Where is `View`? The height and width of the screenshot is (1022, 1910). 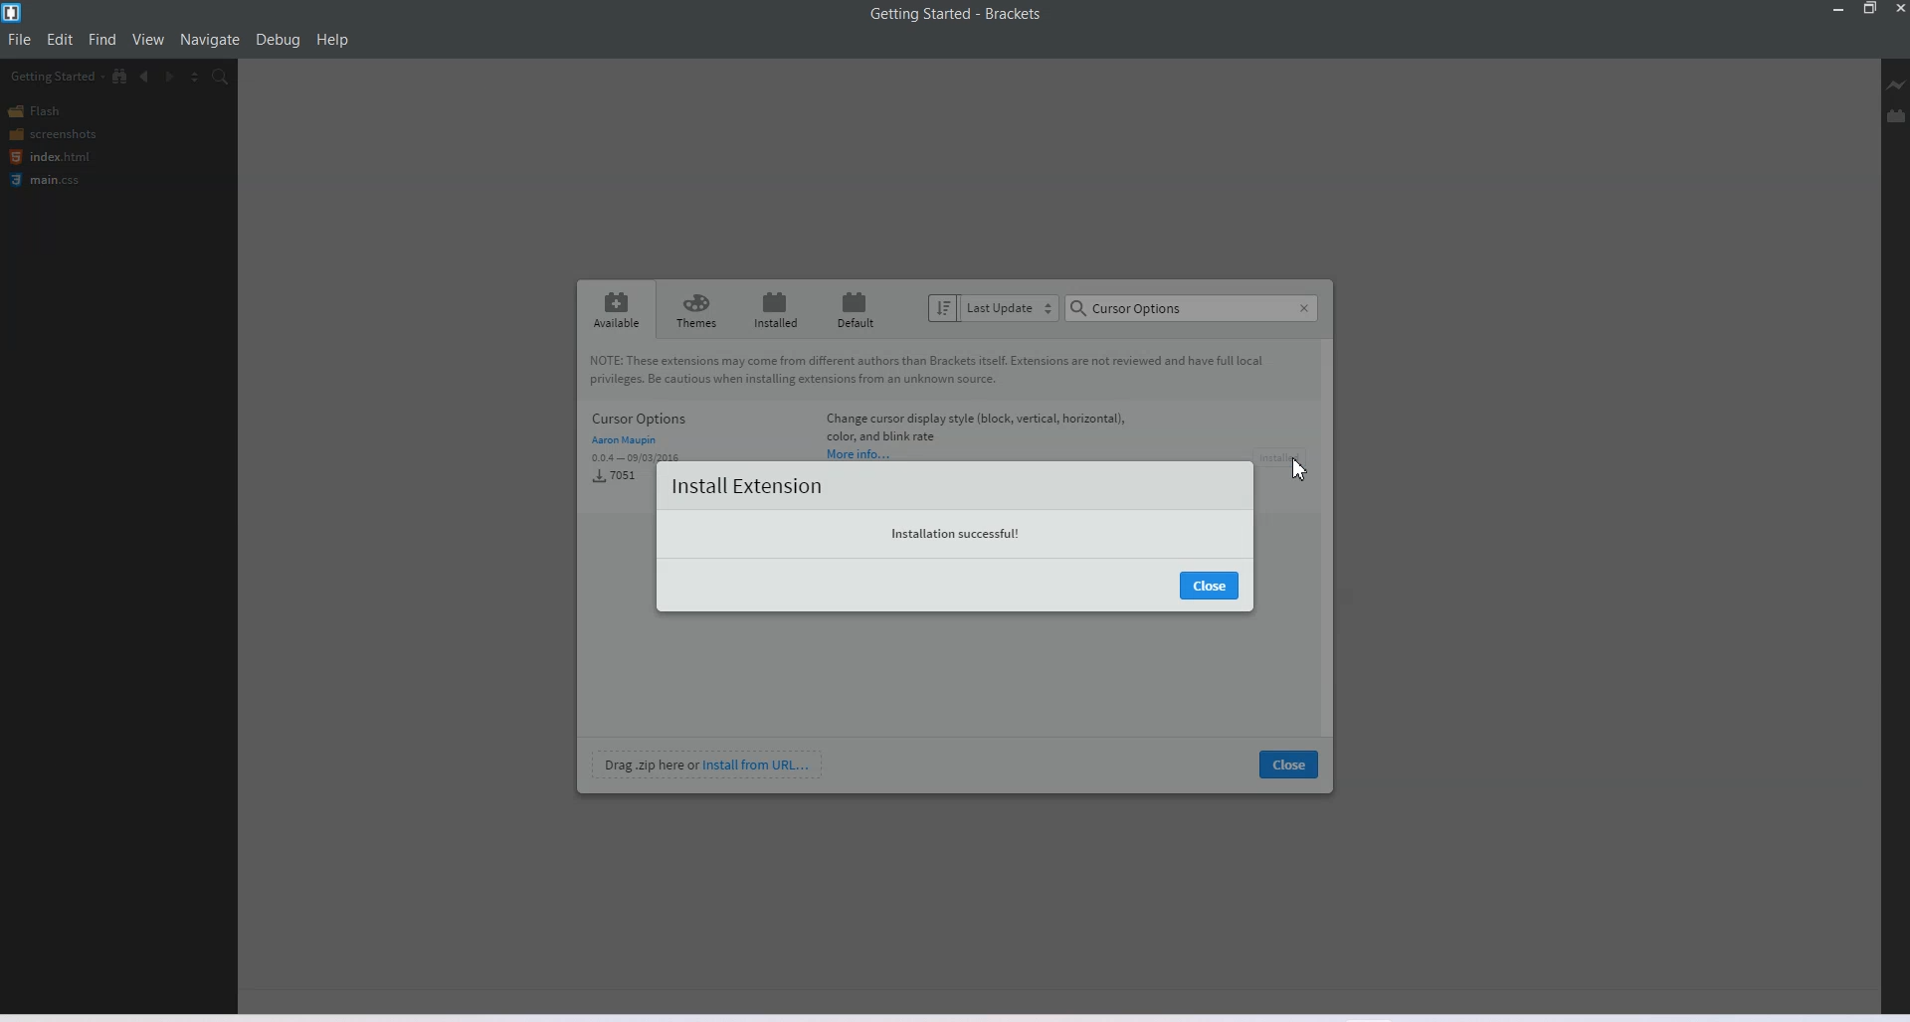 View is located at coordinates (148, 38).